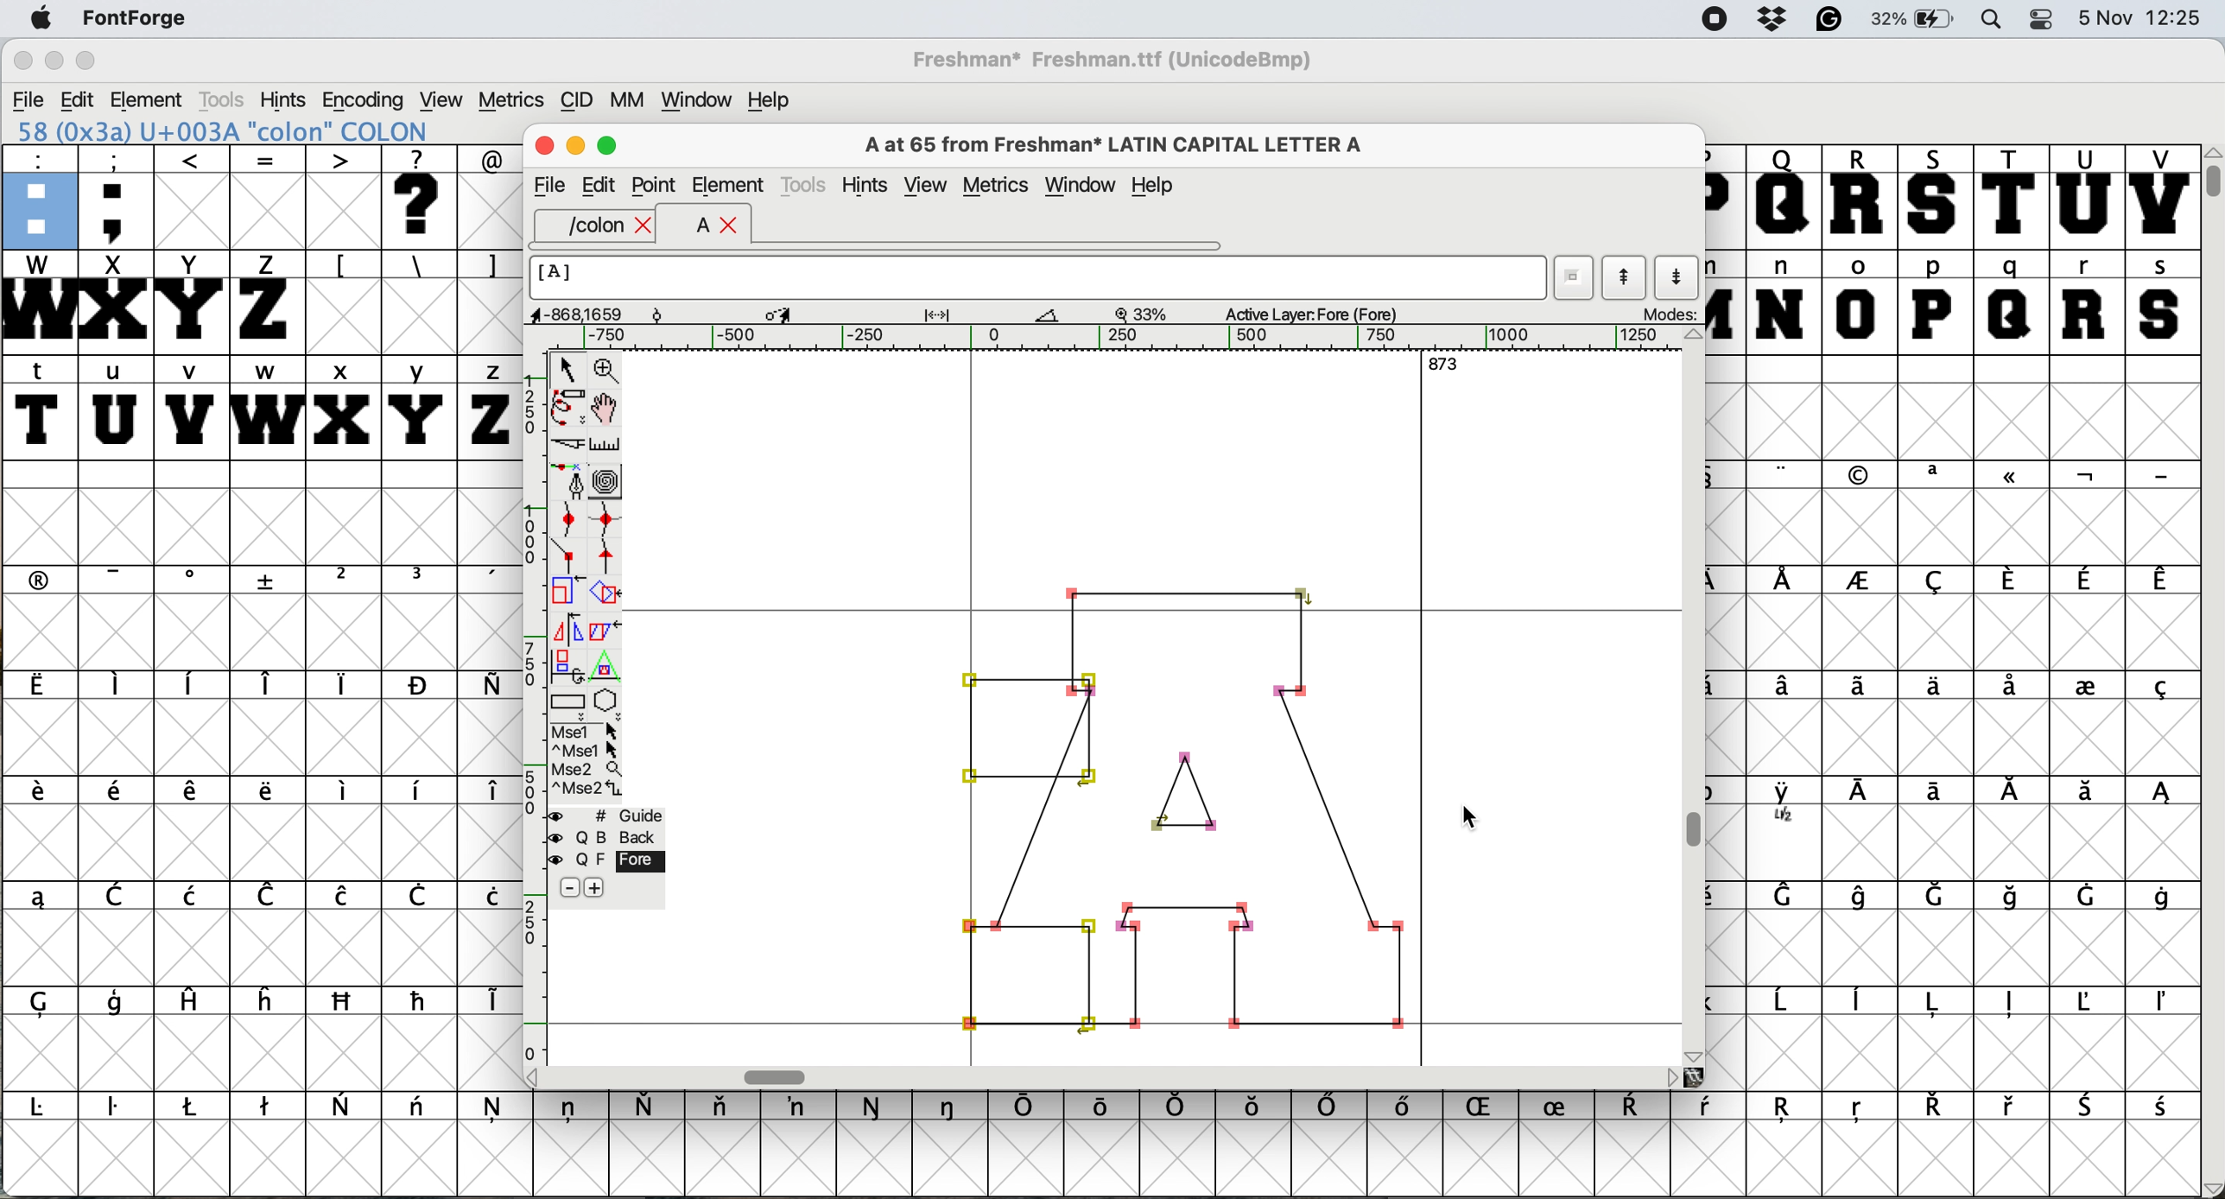 The height and width of the screenshot is (1199, 2225). I want to click on symbol, so click(952, 1107).